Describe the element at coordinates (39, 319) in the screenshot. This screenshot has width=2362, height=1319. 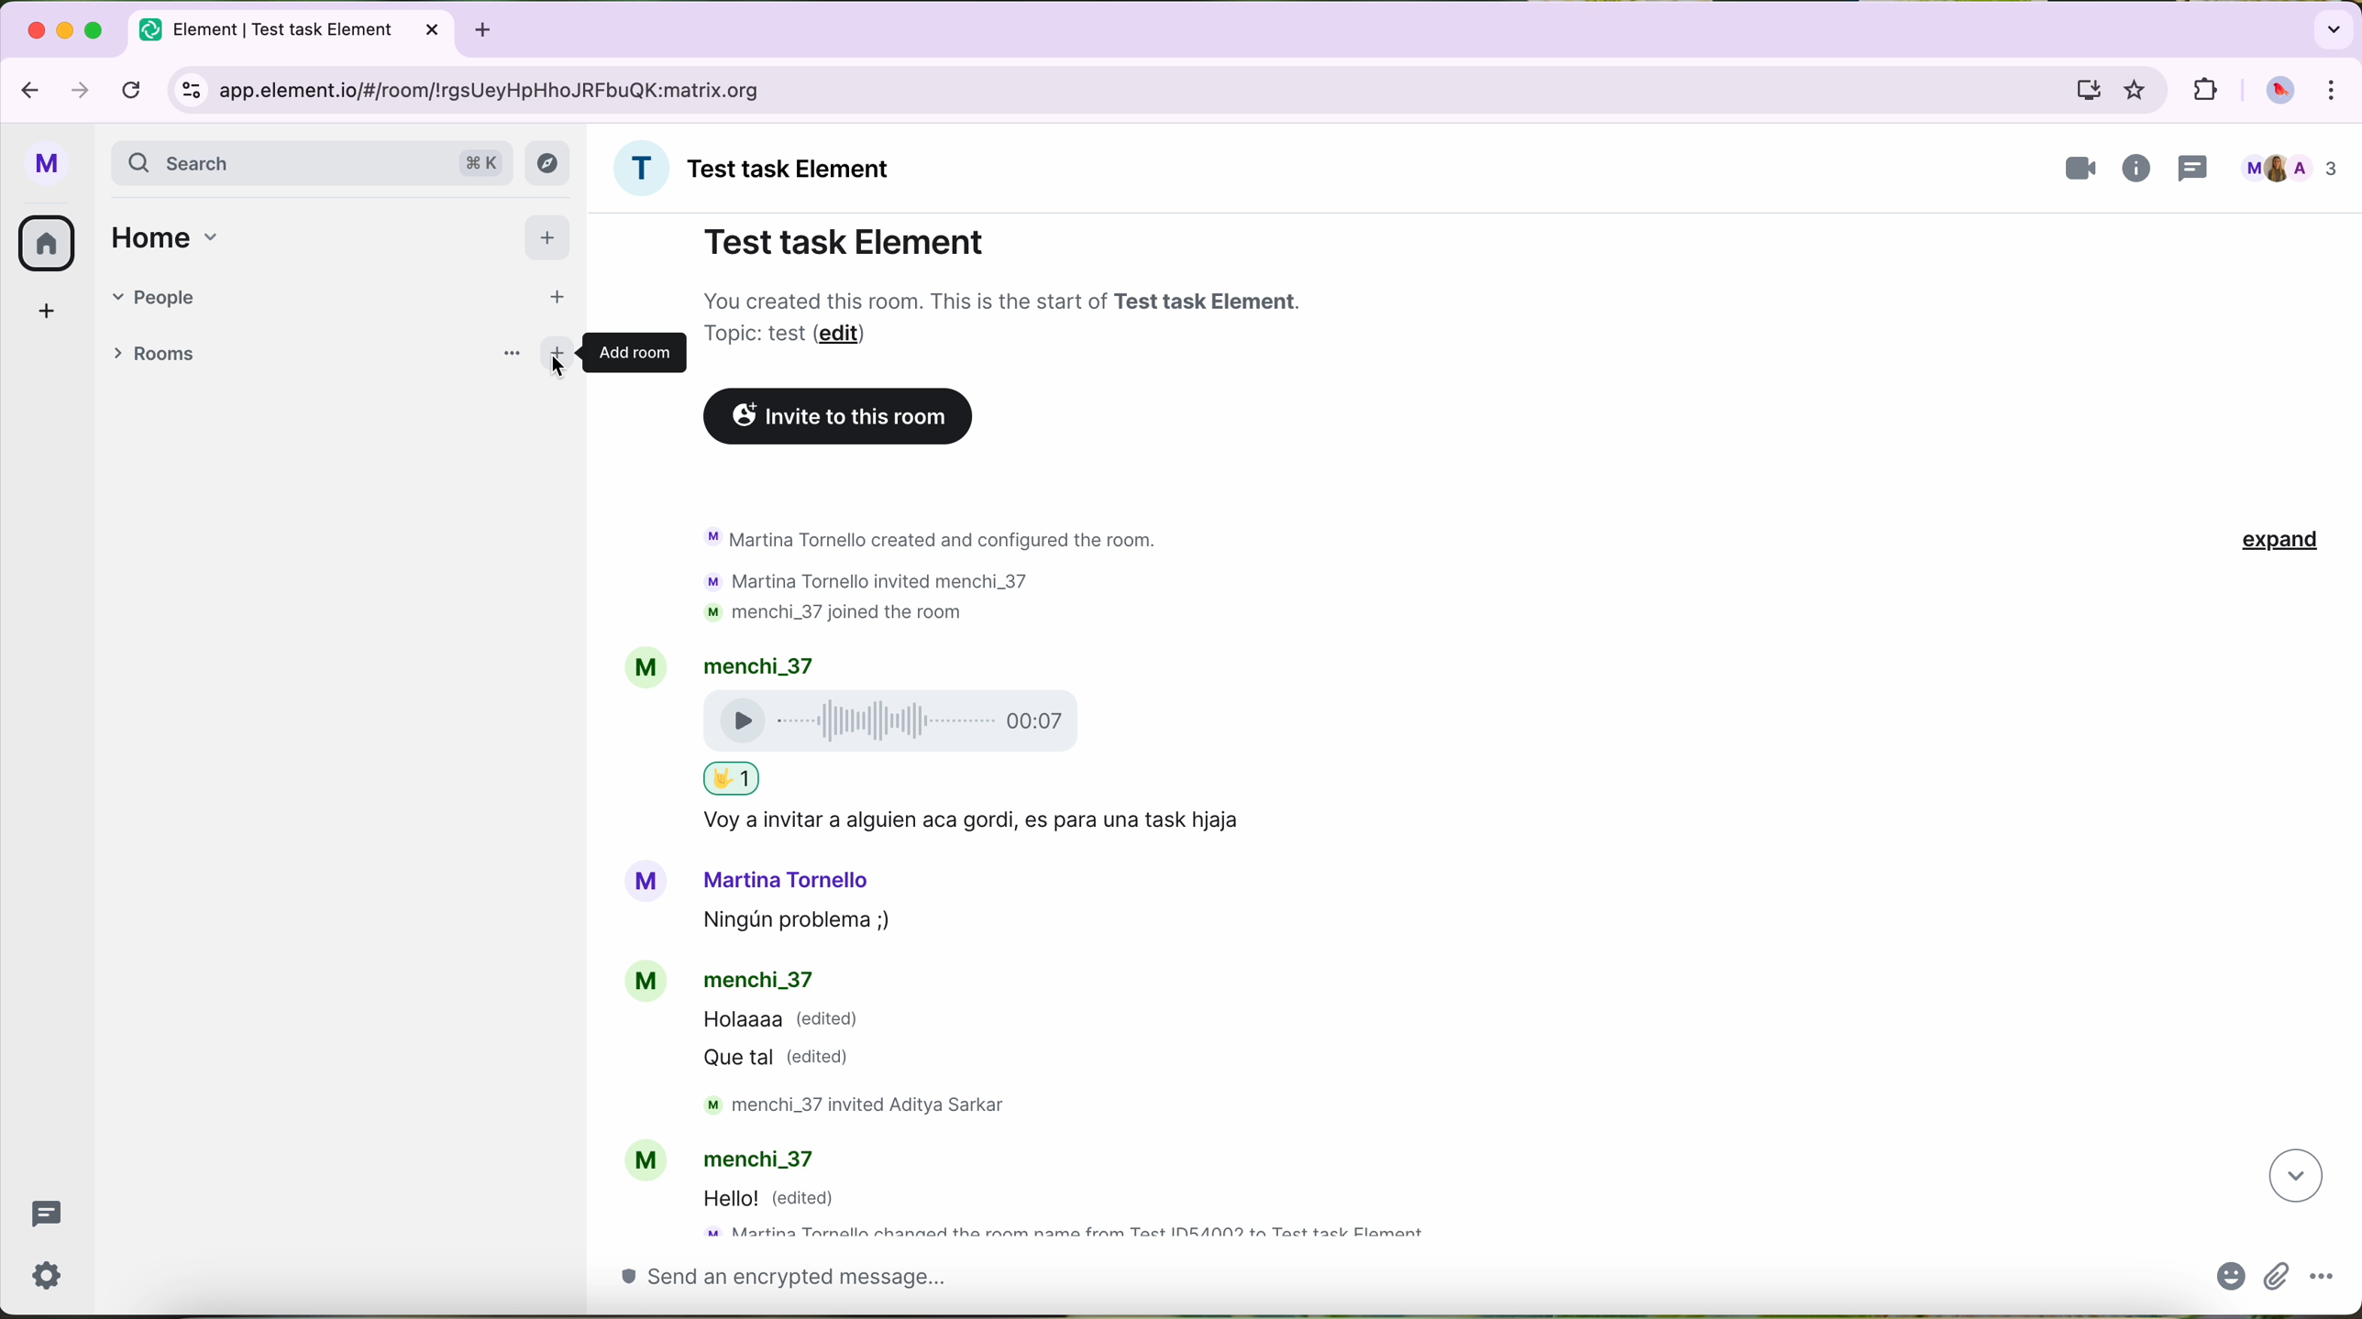
I see `add` at that location.